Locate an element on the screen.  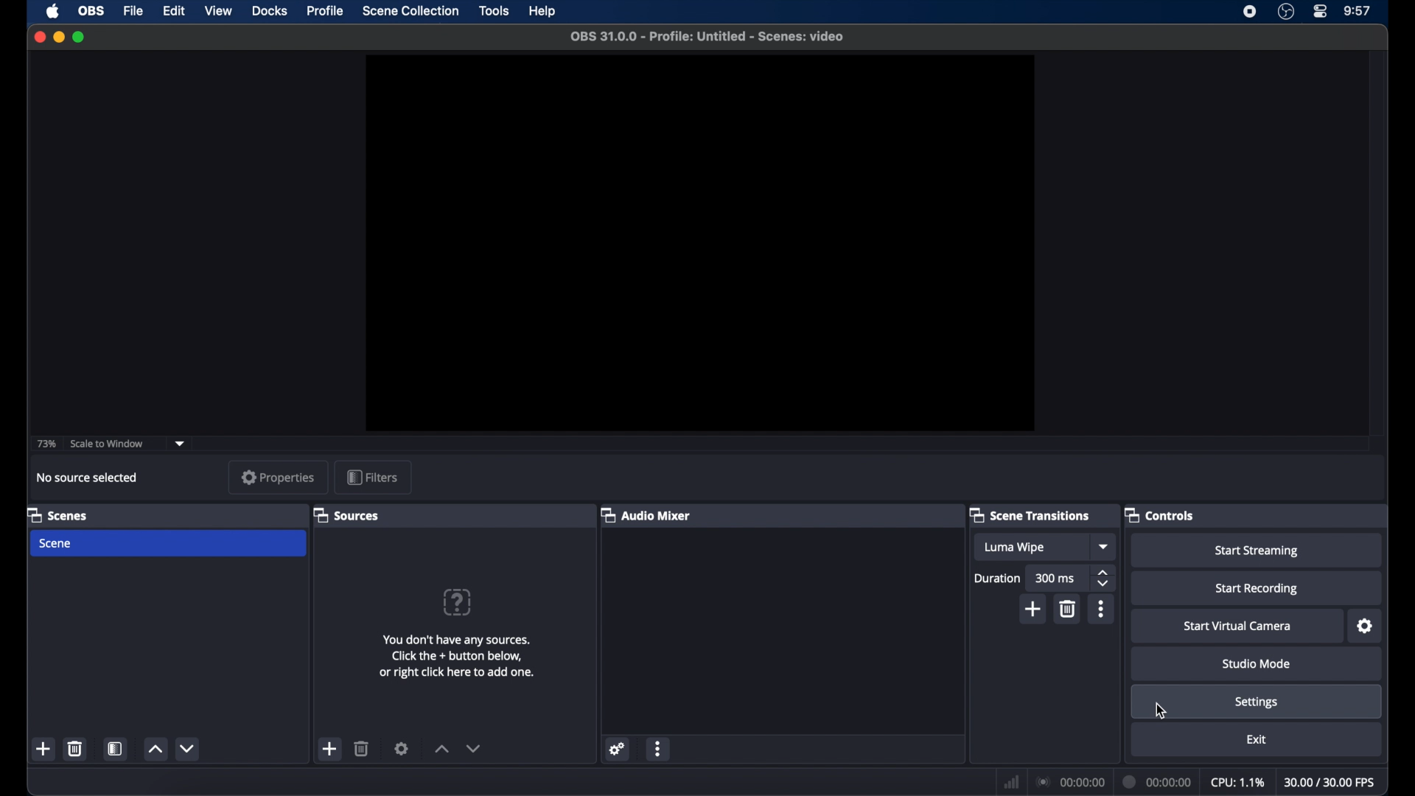
settings is located at coordinates (1257, 702).